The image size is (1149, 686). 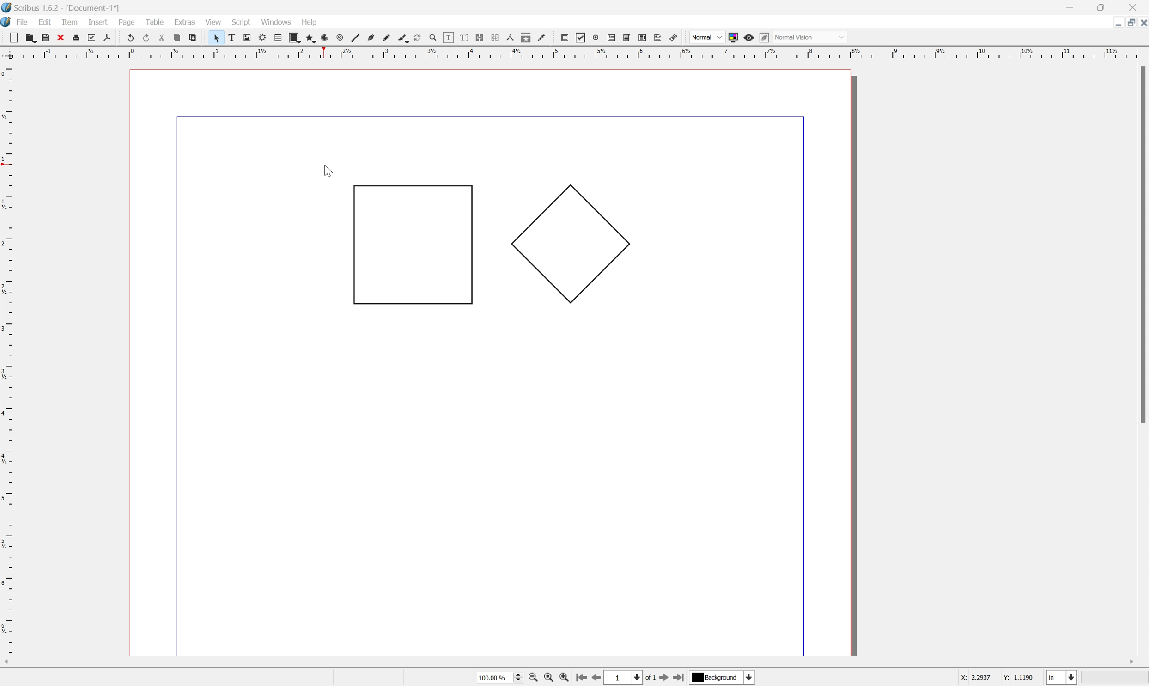 What do you see at coordinates (748, 37) in the screenshot?
I see `Preview mode` at bounding box center [748, 37].